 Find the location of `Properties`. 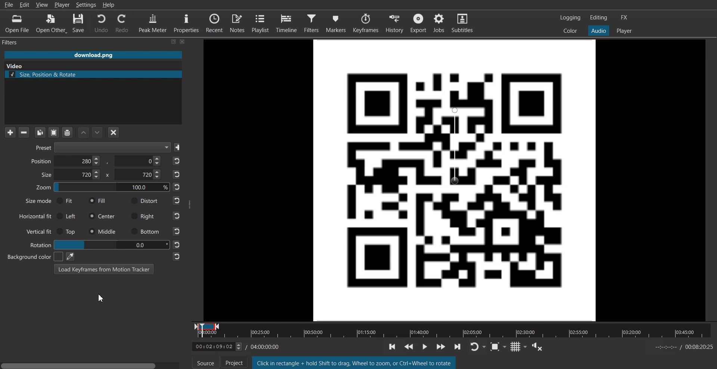

Properties is located at coordinates (186, 23).